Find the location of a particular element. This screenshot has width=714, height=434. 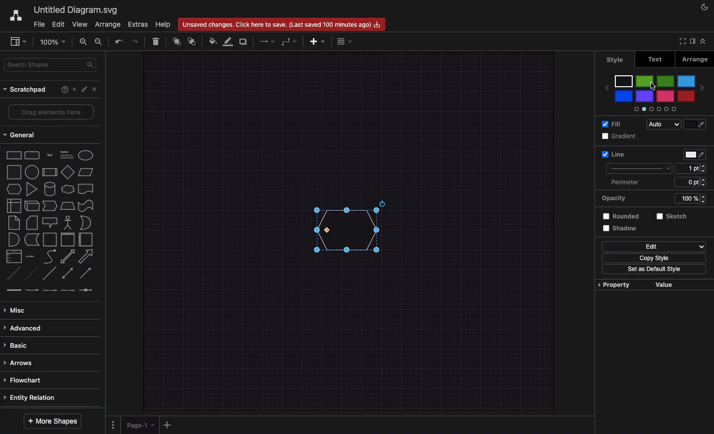

Drag elements here is located at coordinates (53, 111).